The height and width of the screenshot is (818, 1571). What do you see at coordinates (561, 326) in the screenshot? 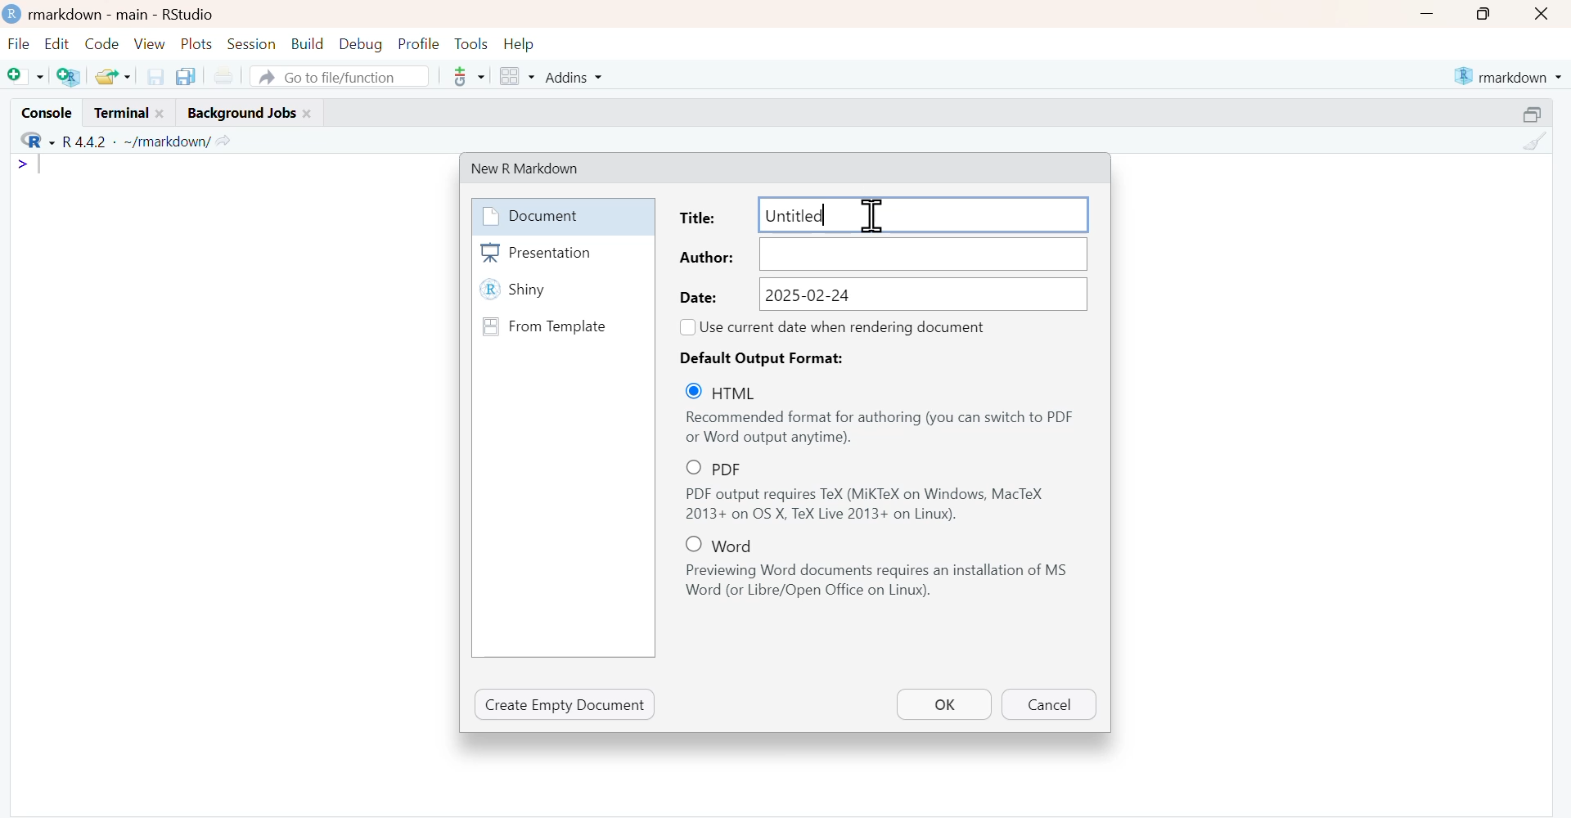
I see `From Template` at bounding box center [561, 326].